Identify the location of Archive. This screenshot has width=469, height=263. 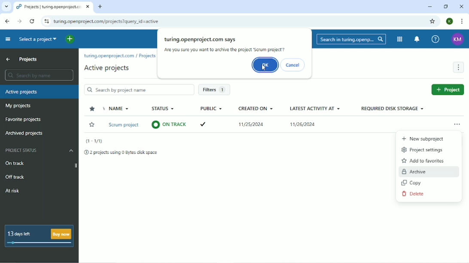
(417, 171).